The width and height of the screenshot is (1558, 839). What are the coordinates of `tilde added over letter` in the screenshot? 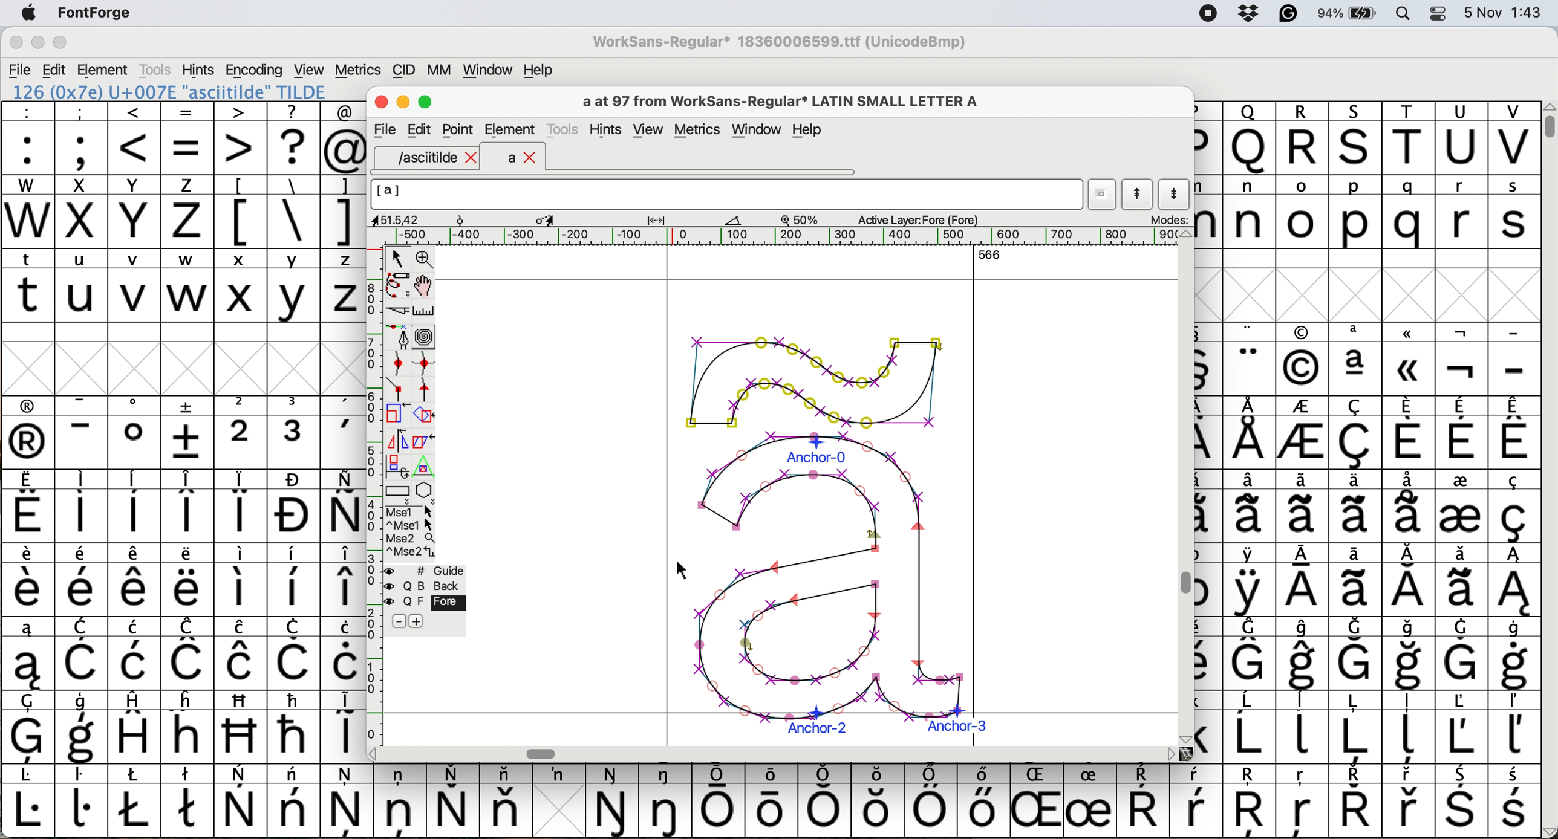 It's located at (838, 527).